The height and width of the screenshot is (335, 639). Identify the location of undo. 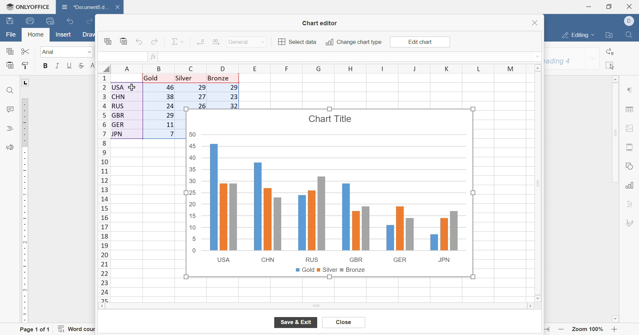
(71, 21).